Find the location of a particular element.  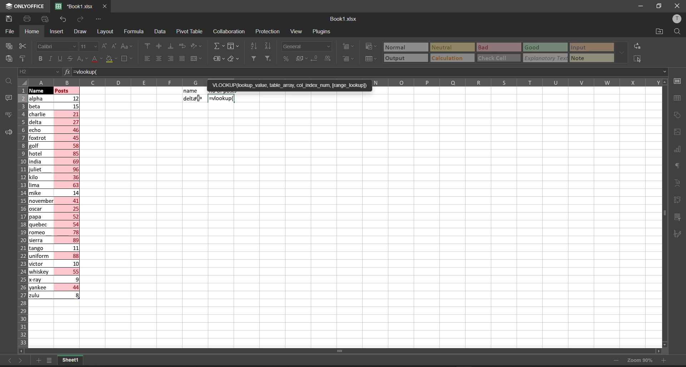

filter is located at coordinates (253, 58).